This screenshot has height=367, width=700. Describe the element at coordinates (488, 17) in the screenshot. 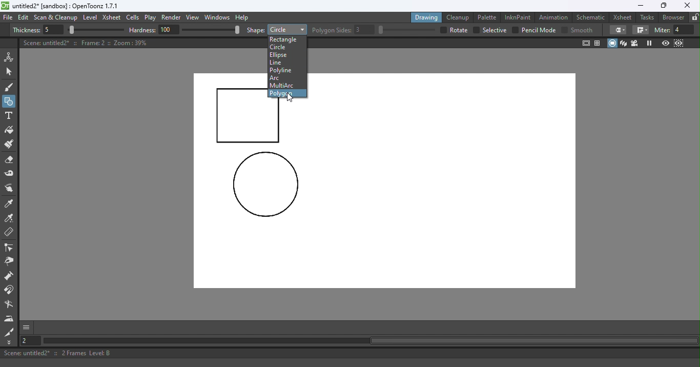

I see `Palette` at that location.